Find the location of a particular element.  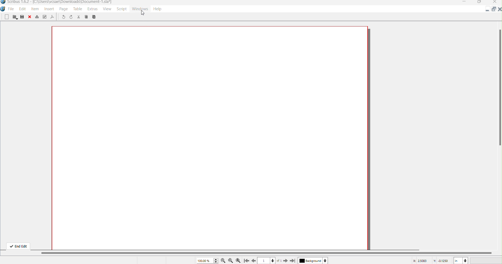

 is located at coordinates (50, 9).